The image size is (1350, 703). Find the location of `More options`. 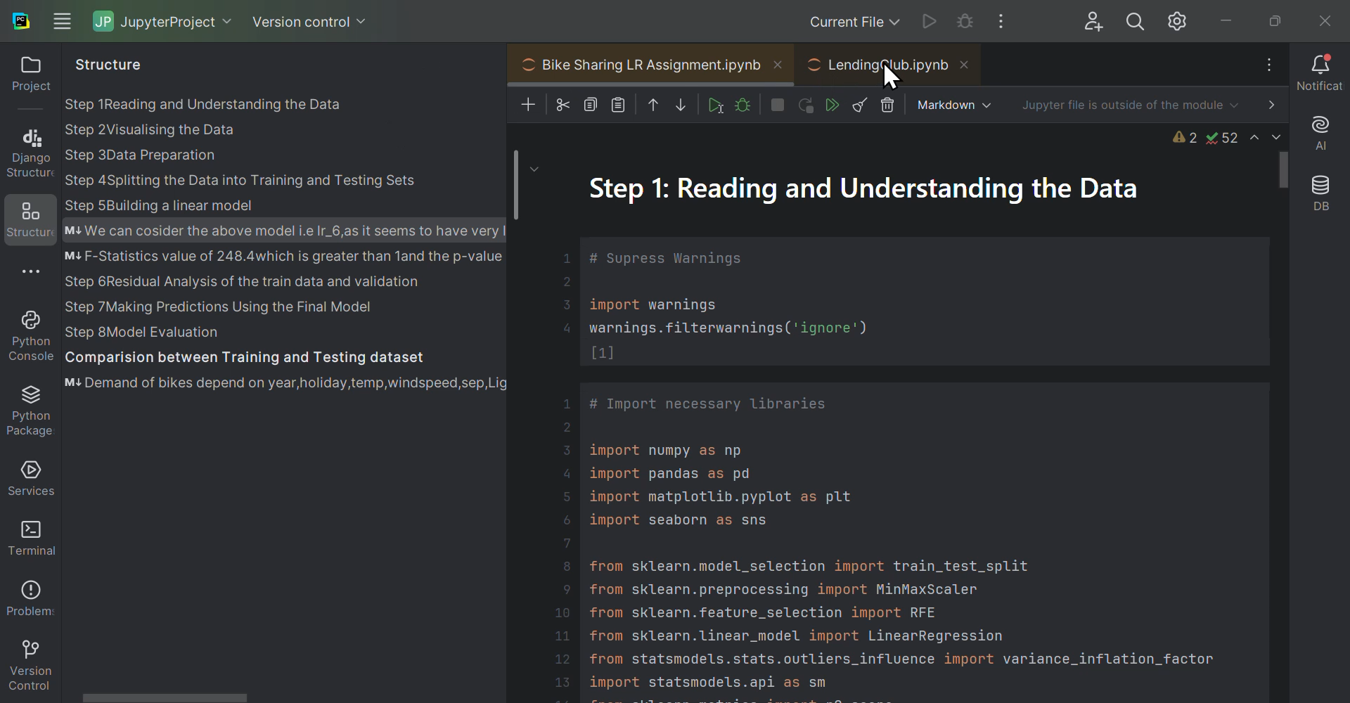

More options is located at coordinates (1267, 70).